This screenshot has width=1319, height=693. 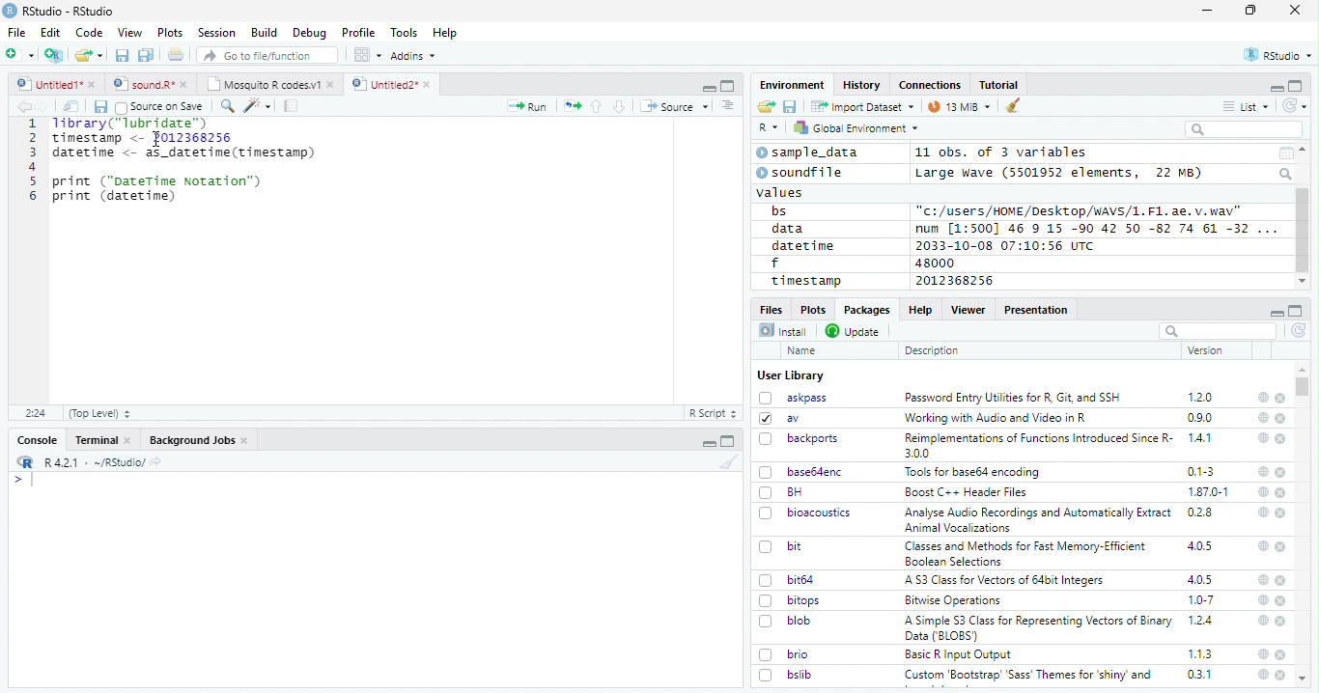 I want to click on Untitled2*, so click(x=395, y=85).